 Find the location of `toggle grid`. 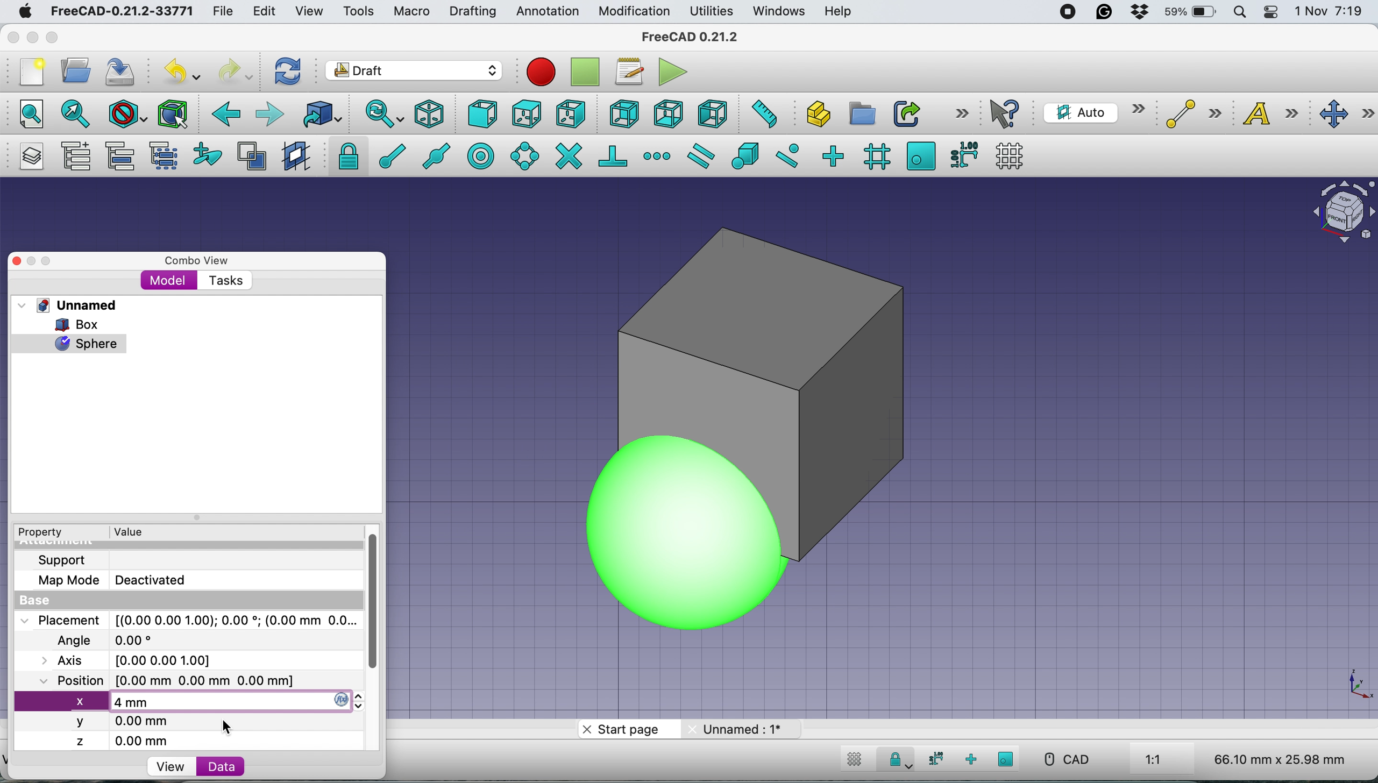

toggle grid is located at coordinates (852, 761).